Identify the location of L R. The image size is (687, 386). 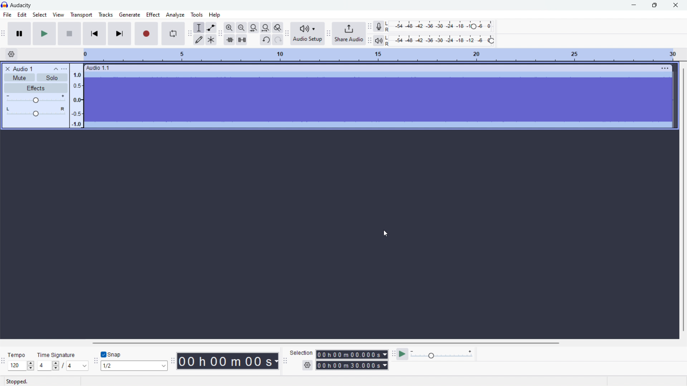
(388, 34).